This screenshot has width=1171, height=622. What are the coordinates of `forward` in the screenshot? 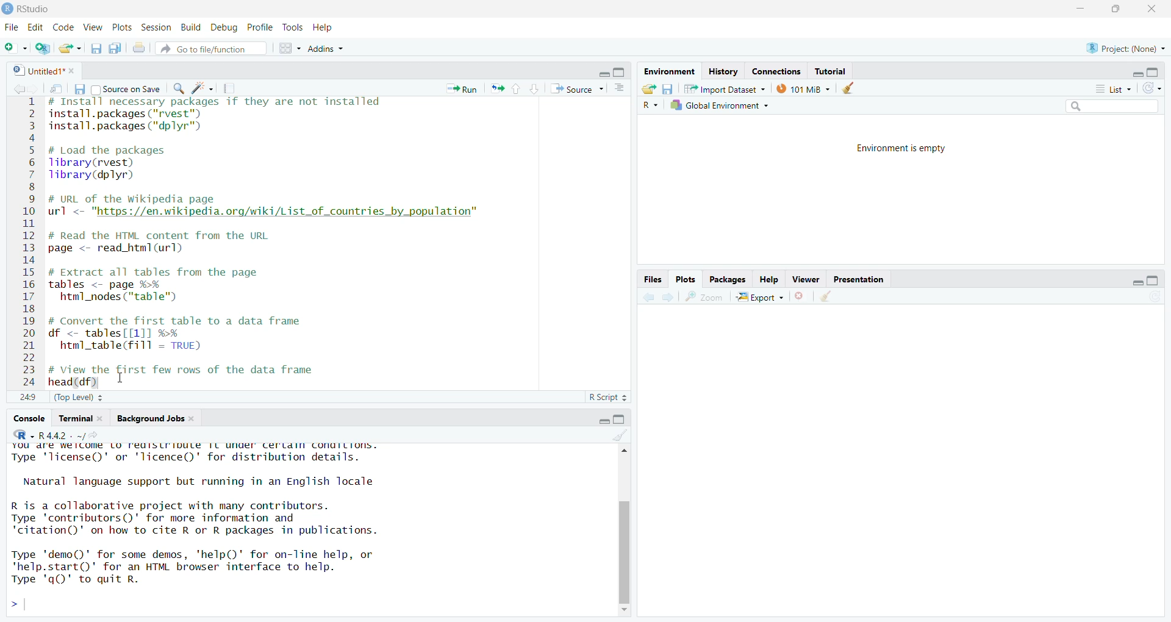 It's located at (37, 89).